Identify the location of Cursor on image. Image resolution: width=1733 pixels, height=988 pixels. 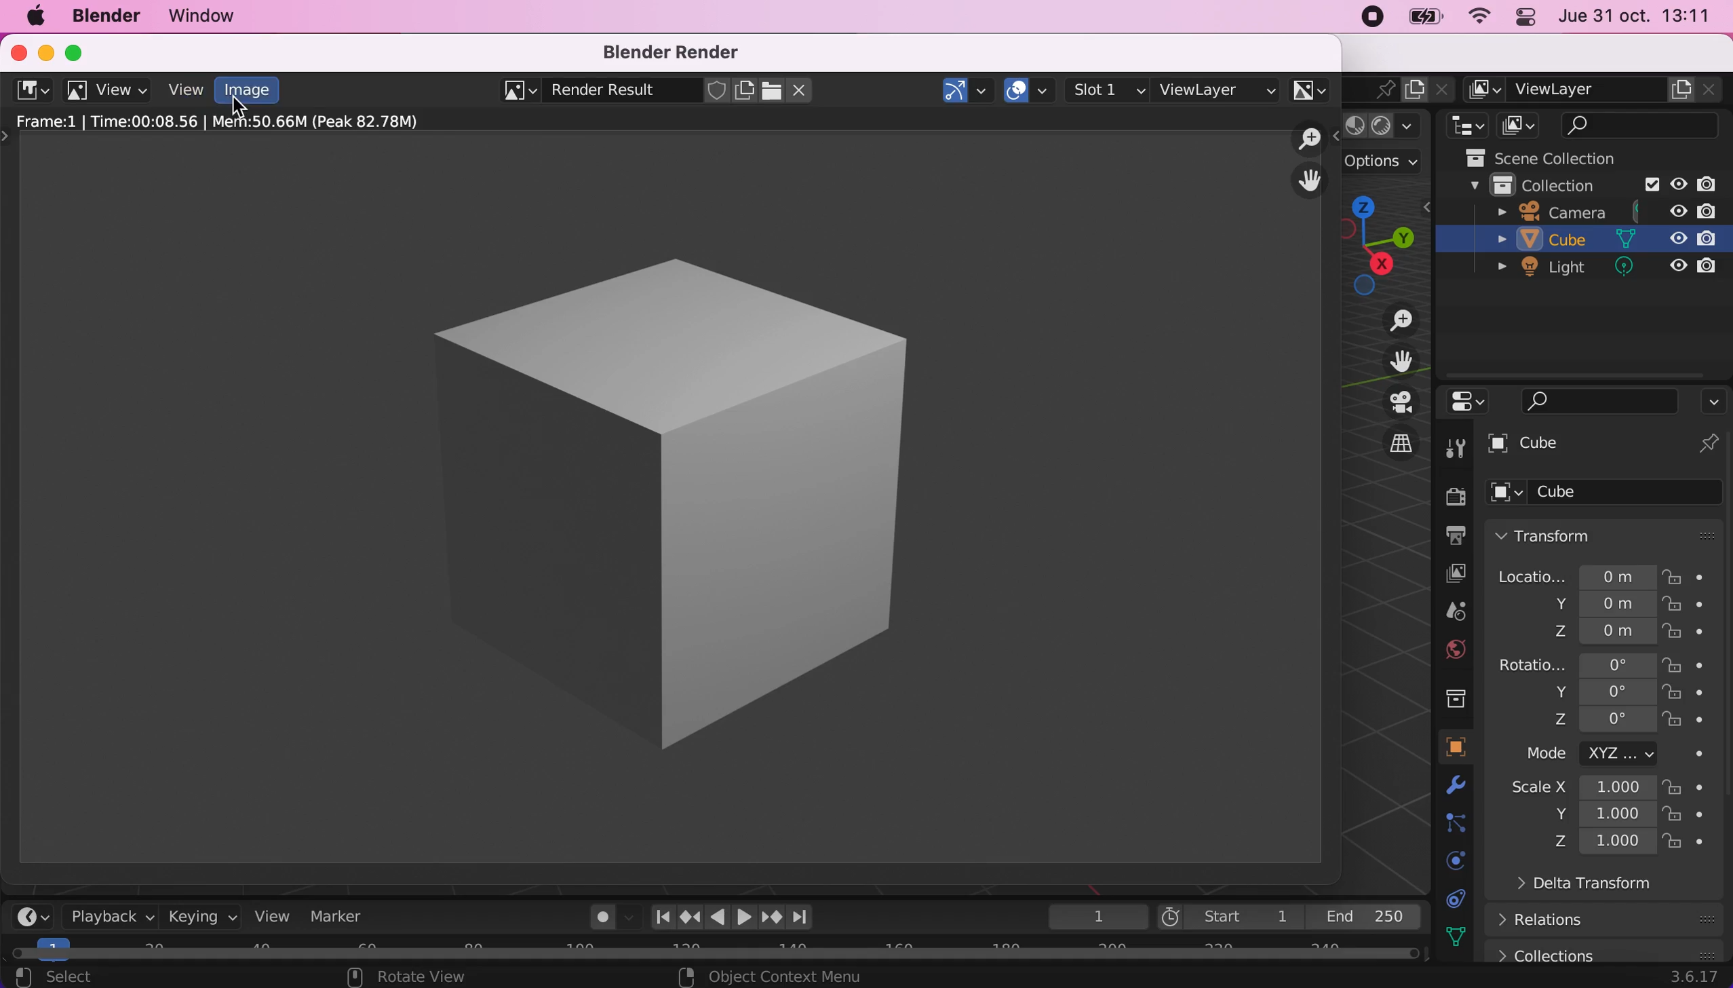
(252, 93).